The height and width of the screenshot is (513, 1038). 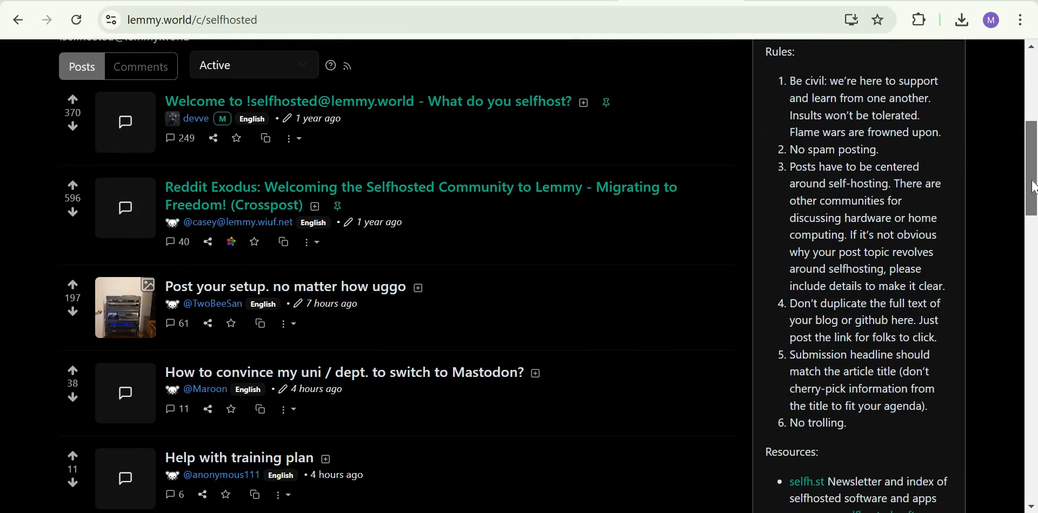 What do you see at coordinates (284, 495) in the screenshot?
I see `More` at bounding box center [284, 495].